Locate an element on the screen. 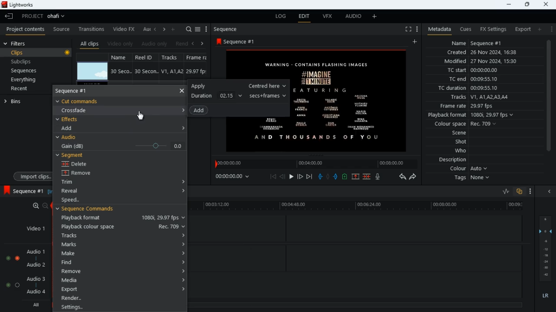  make is located at coordinates (121, 253).